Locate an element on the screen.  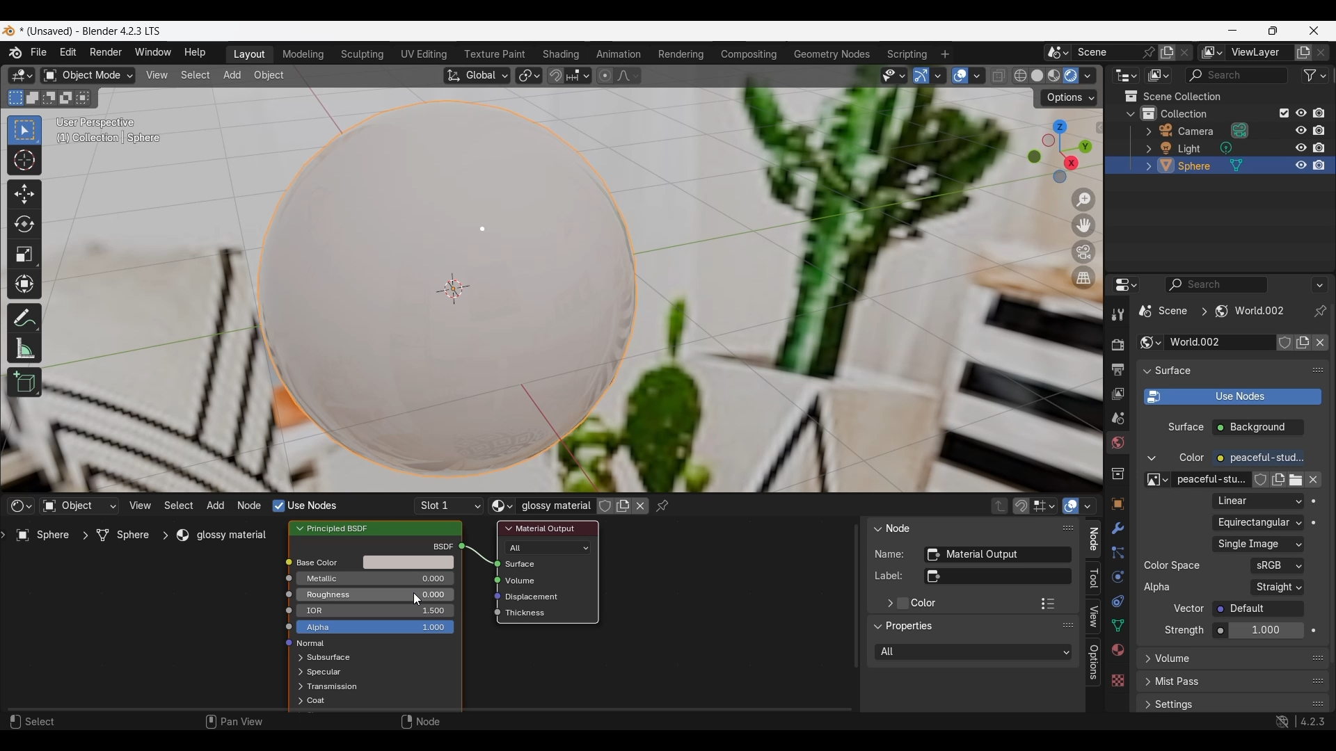
Select box is located at coordinates (25, 131).